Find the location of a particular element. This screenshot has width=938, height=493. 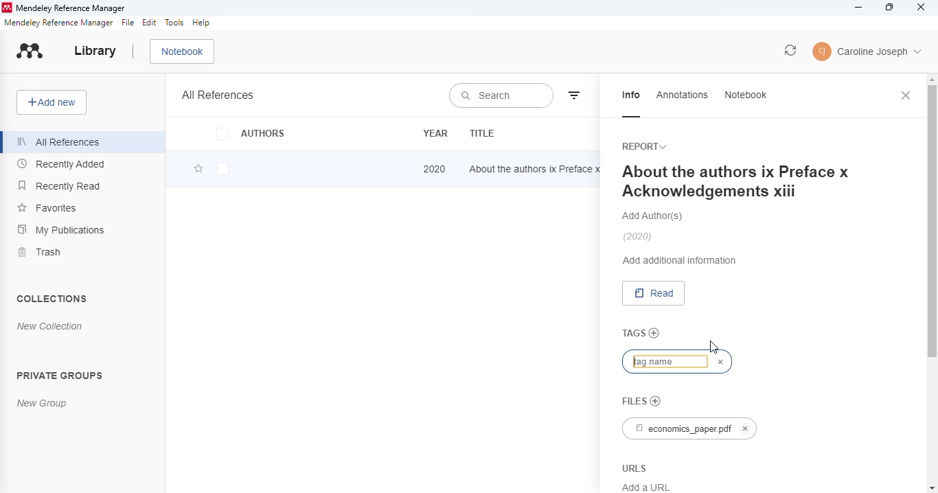

title is located at coordinates (481, 133).